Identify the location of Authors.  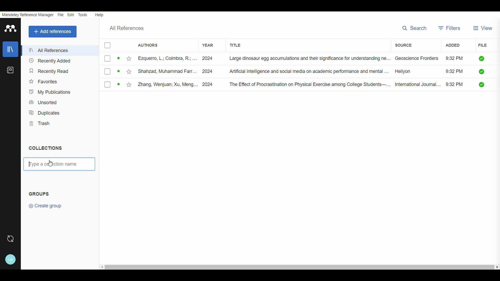
(148, 45).